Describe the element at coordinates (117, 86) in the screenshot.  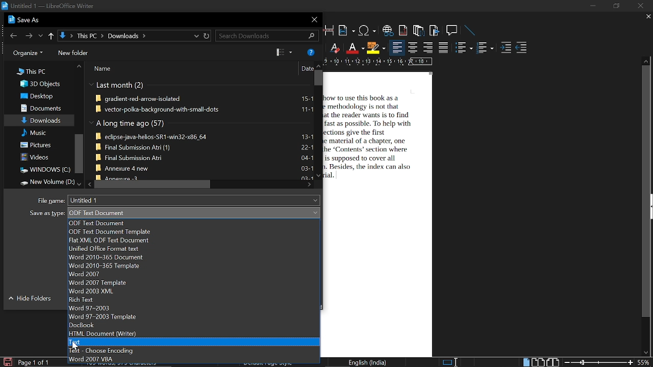
I see `Last month (2)` at that location.